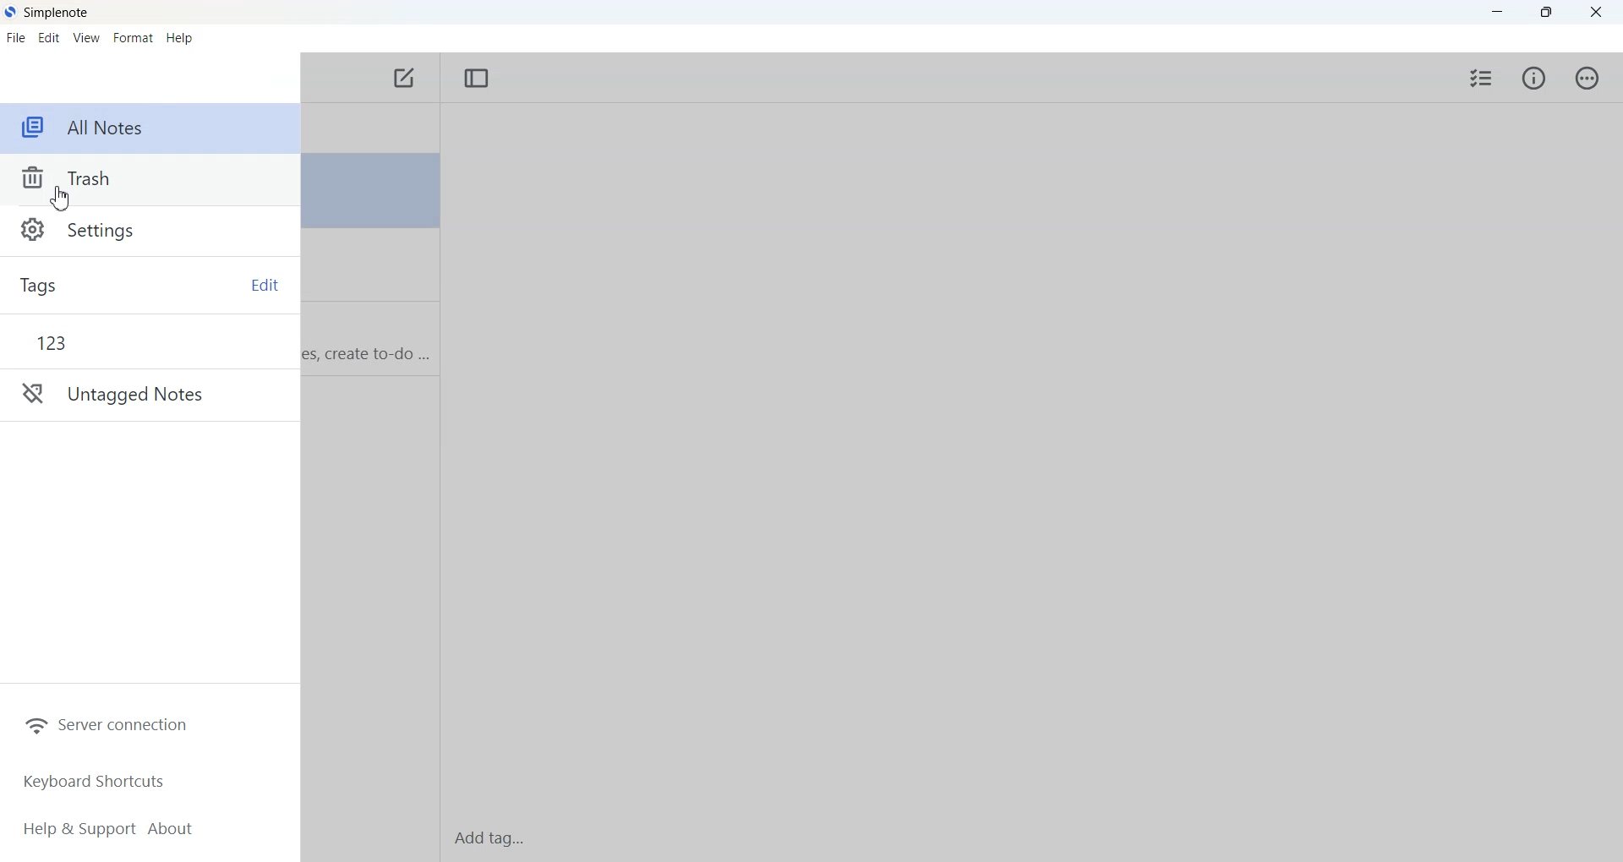 The image size is (1623, 862). Describe the element at coordinates (64, 199) in the screenshot. I see `mouse pointer` at that location.